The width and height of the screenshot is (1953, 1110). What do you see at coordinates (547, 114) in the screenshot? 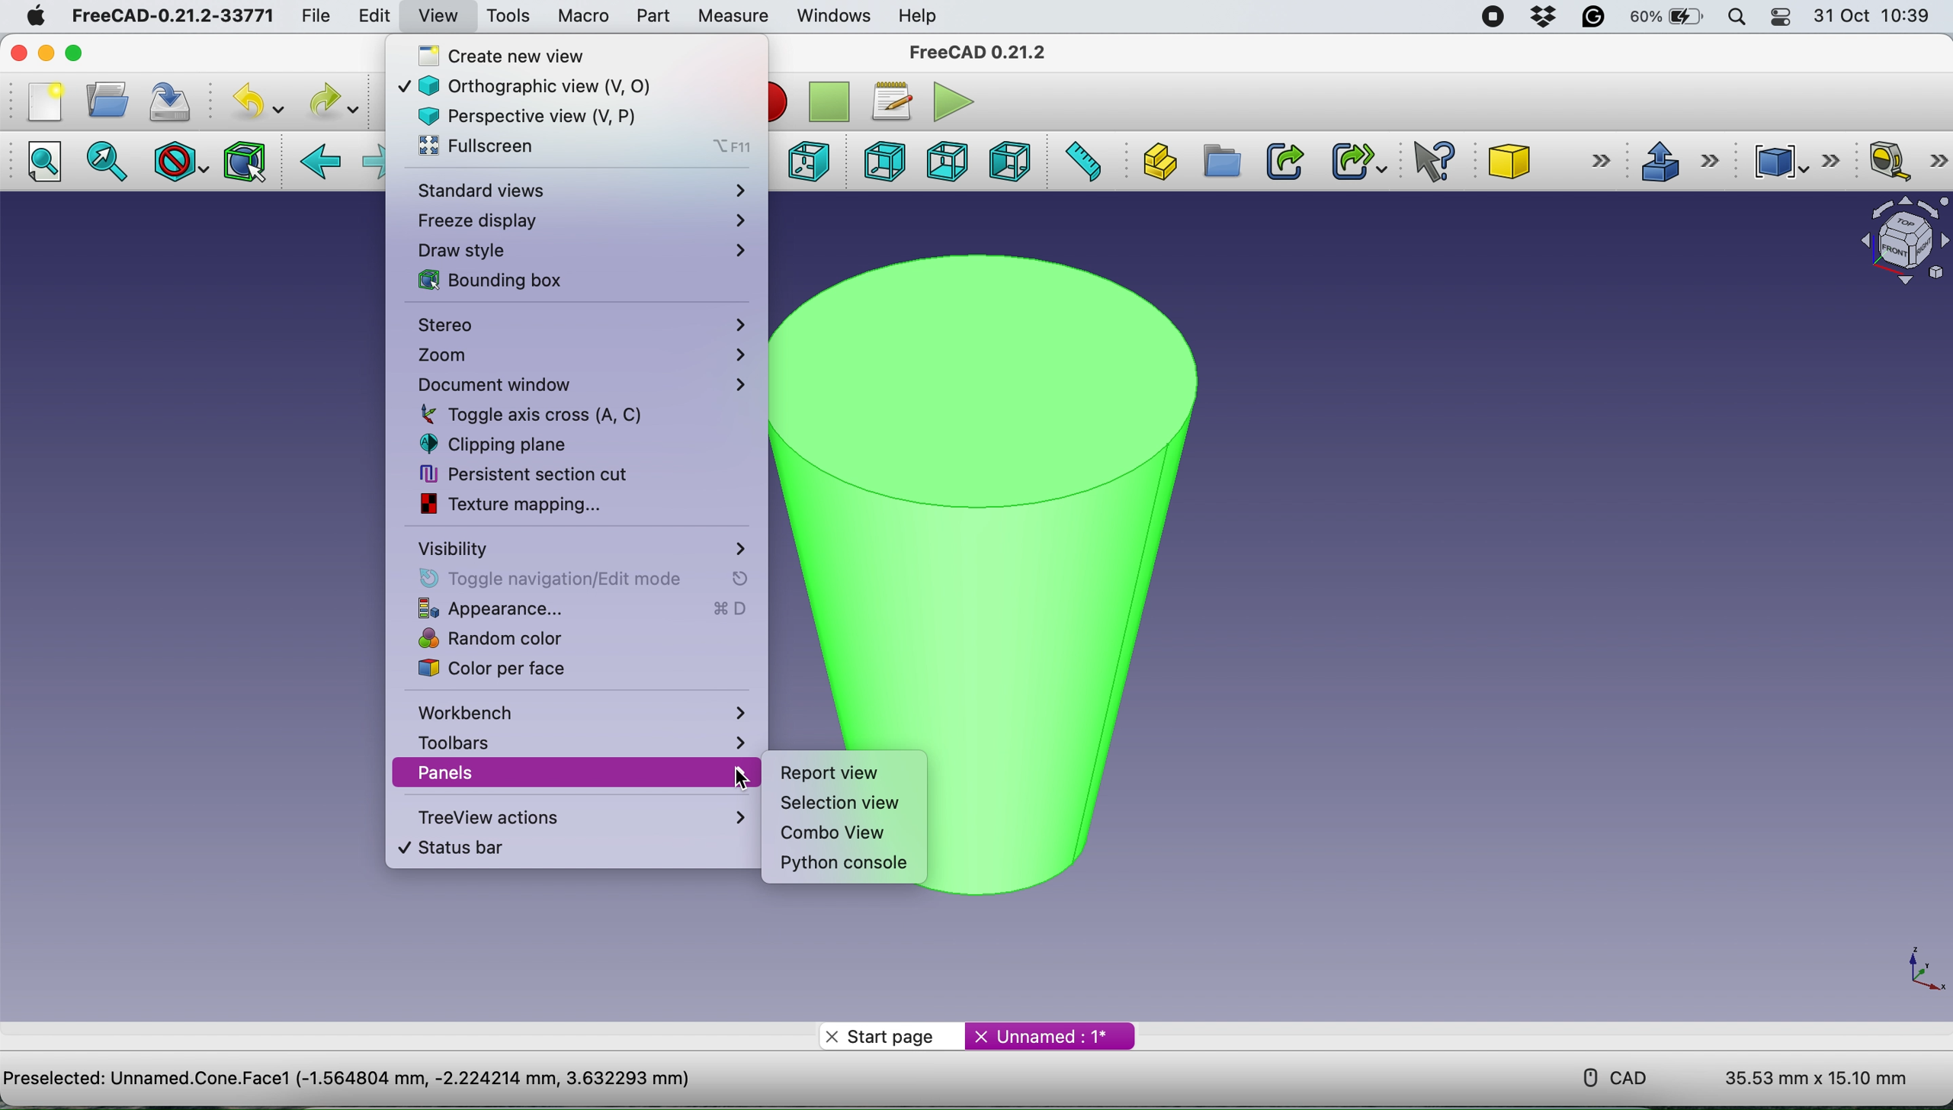
I see `perspective view (V,P)` at bounding box center [547, 114].